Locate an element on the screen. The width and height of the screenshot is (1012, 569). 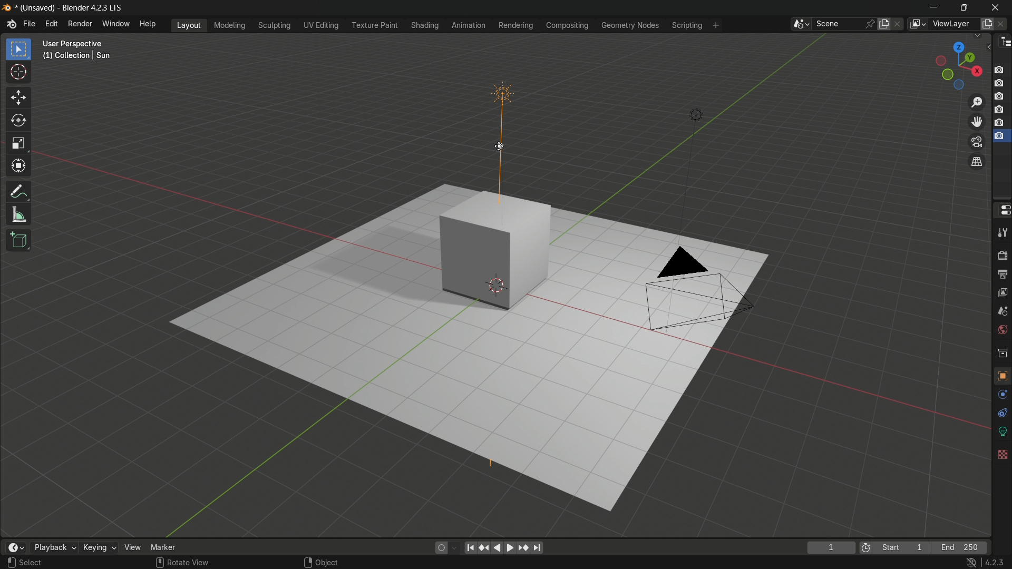
render is located at coordinates (1003, 254).